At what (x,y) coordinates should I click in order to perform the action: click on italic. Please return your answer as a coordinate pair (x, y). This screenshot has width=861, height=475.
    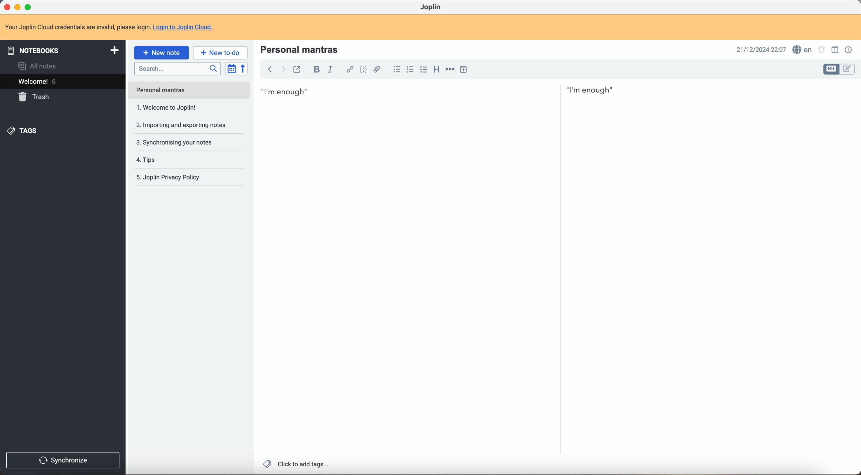
    Looking at the image, I should click on (332, 70).